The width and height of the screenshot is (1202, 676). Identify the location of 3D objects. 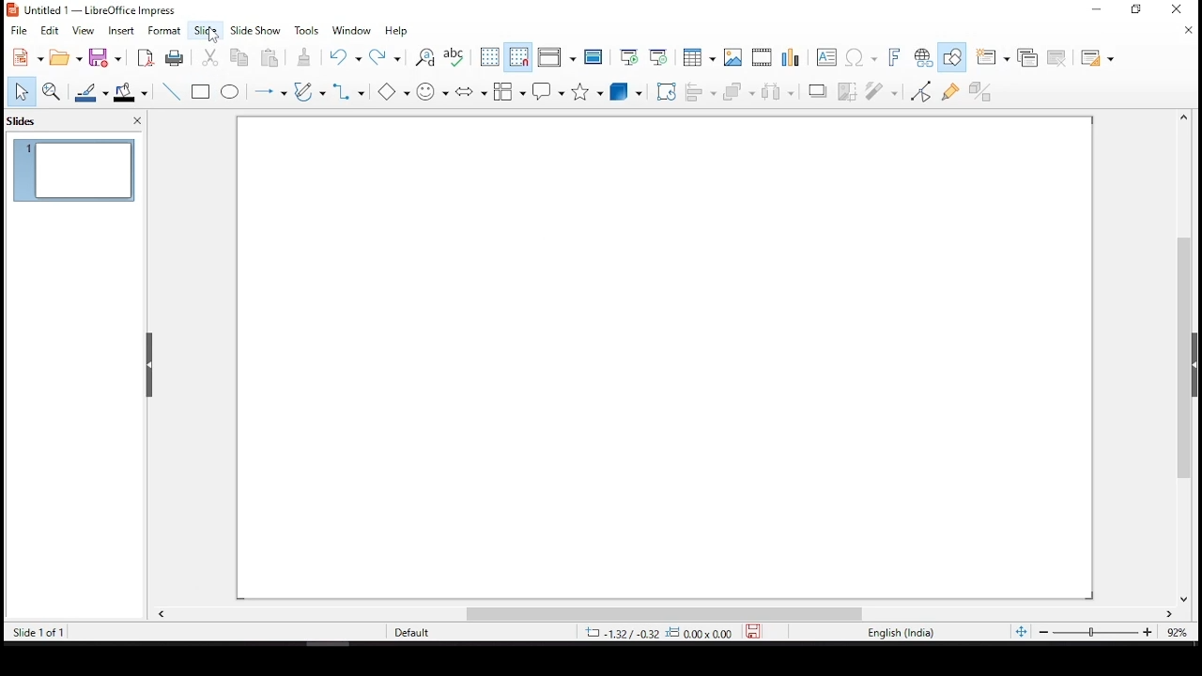
(626, 90).